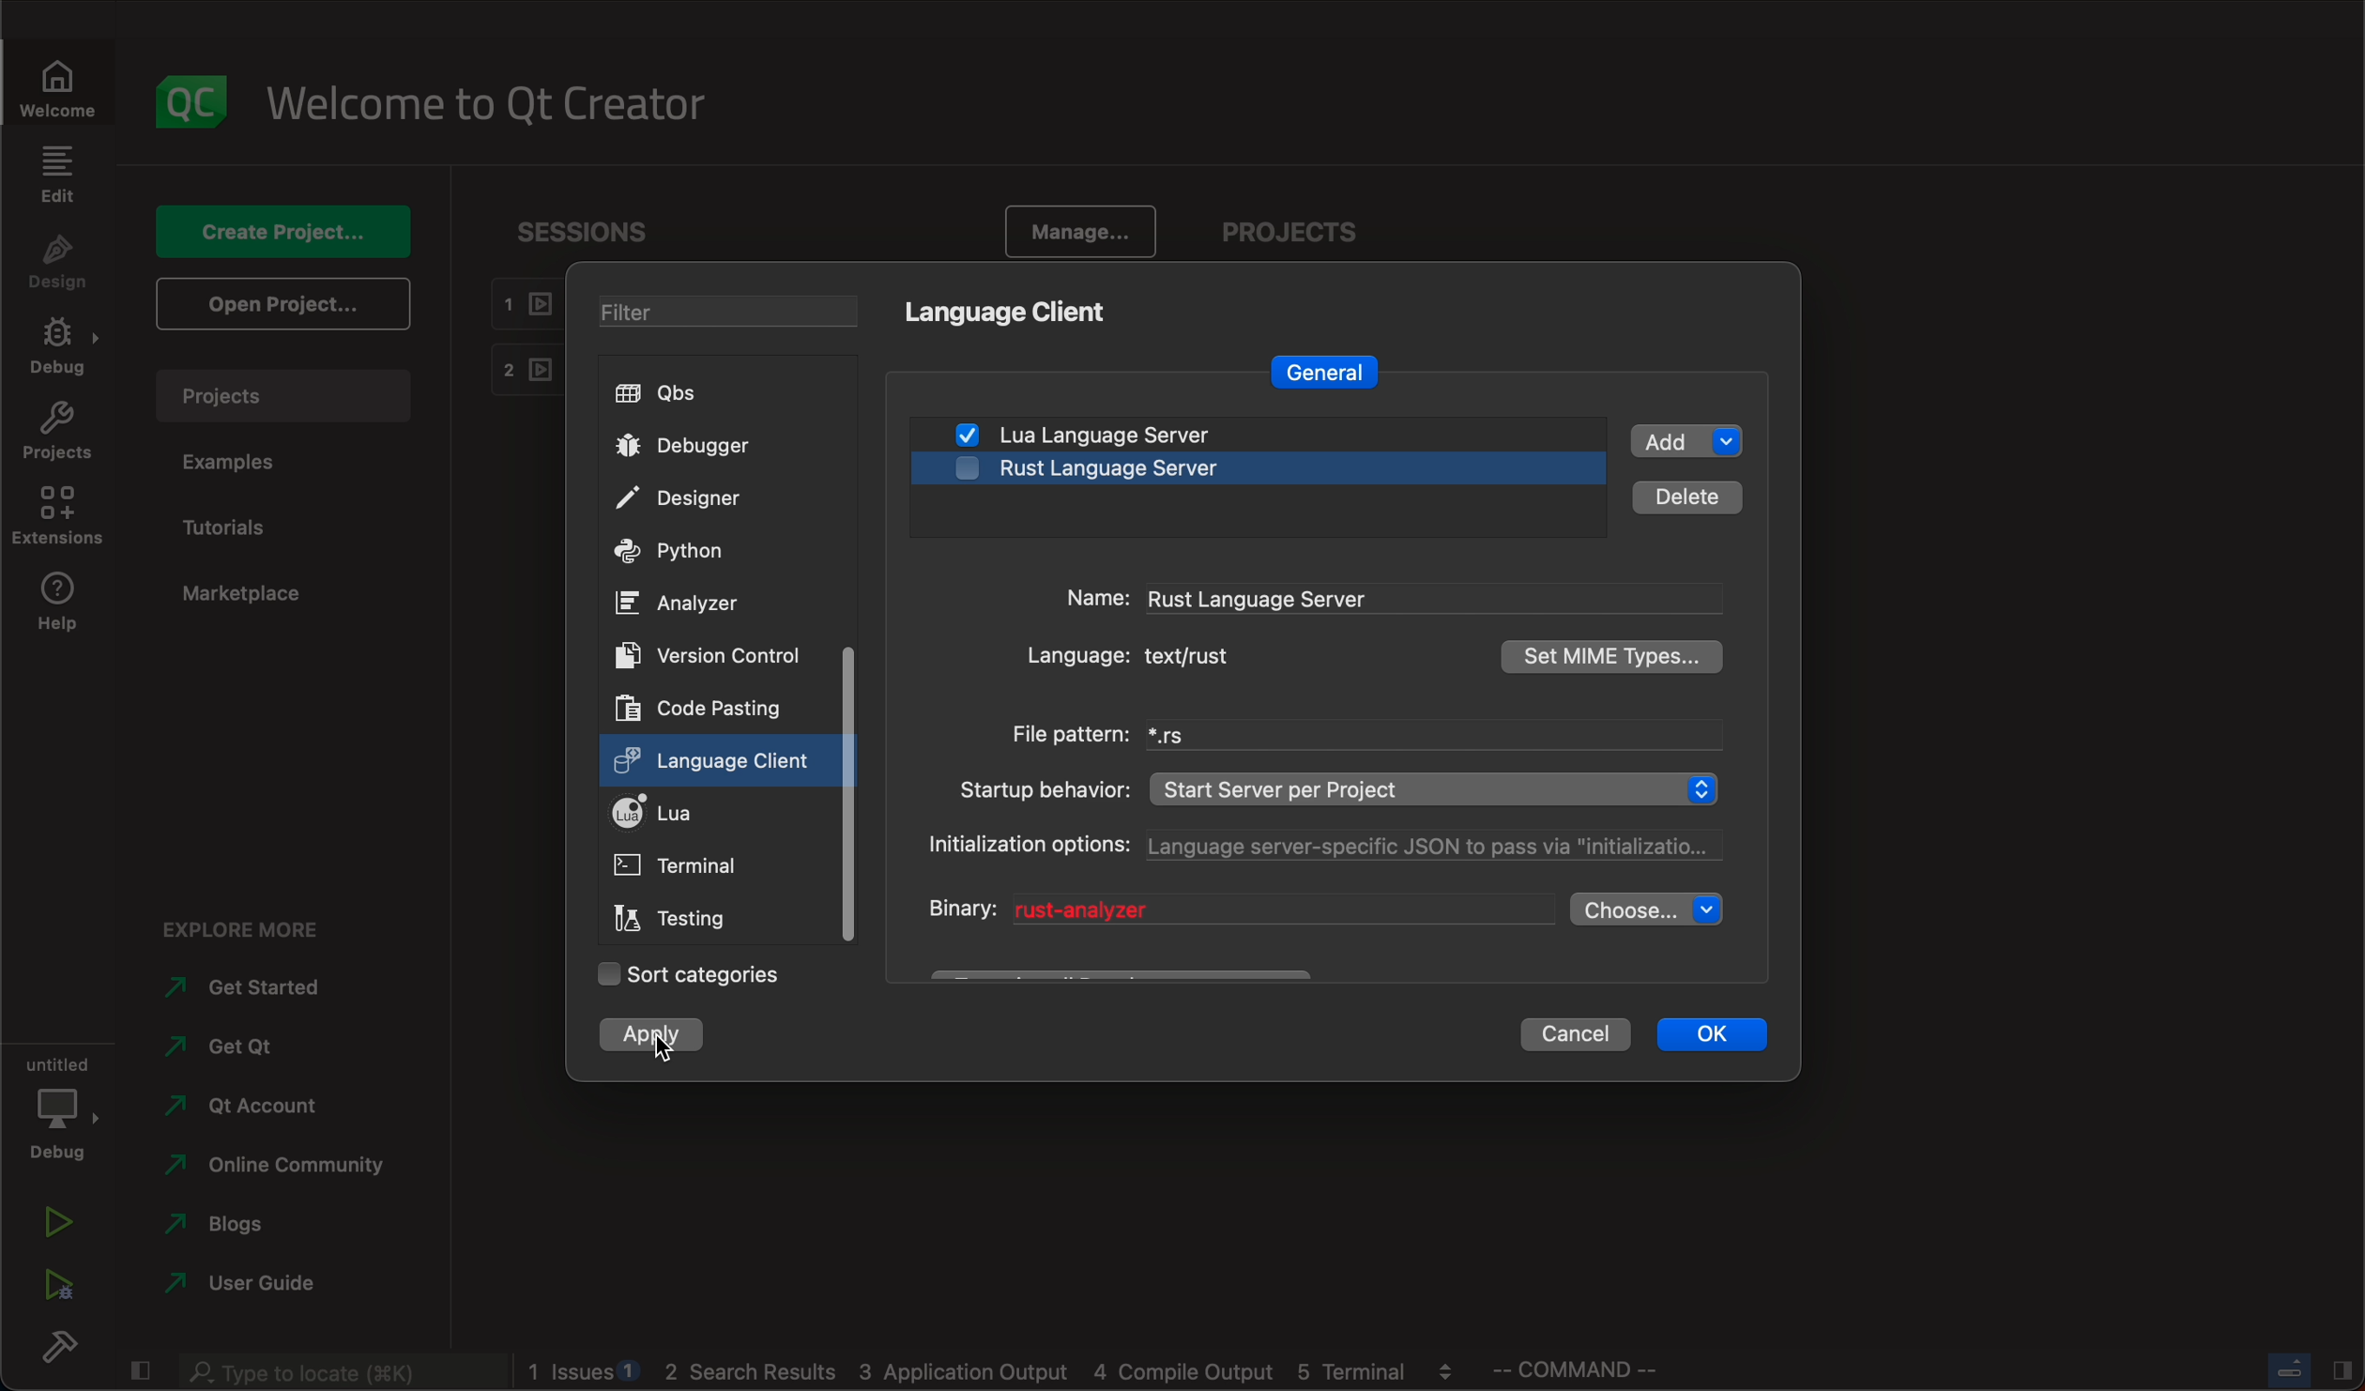 This screenshot has height=1391, width=2365. What do you see at coordinates (2285, 1371) in the screenshot?
I see `close ` at bounding box center [2285, 1371].